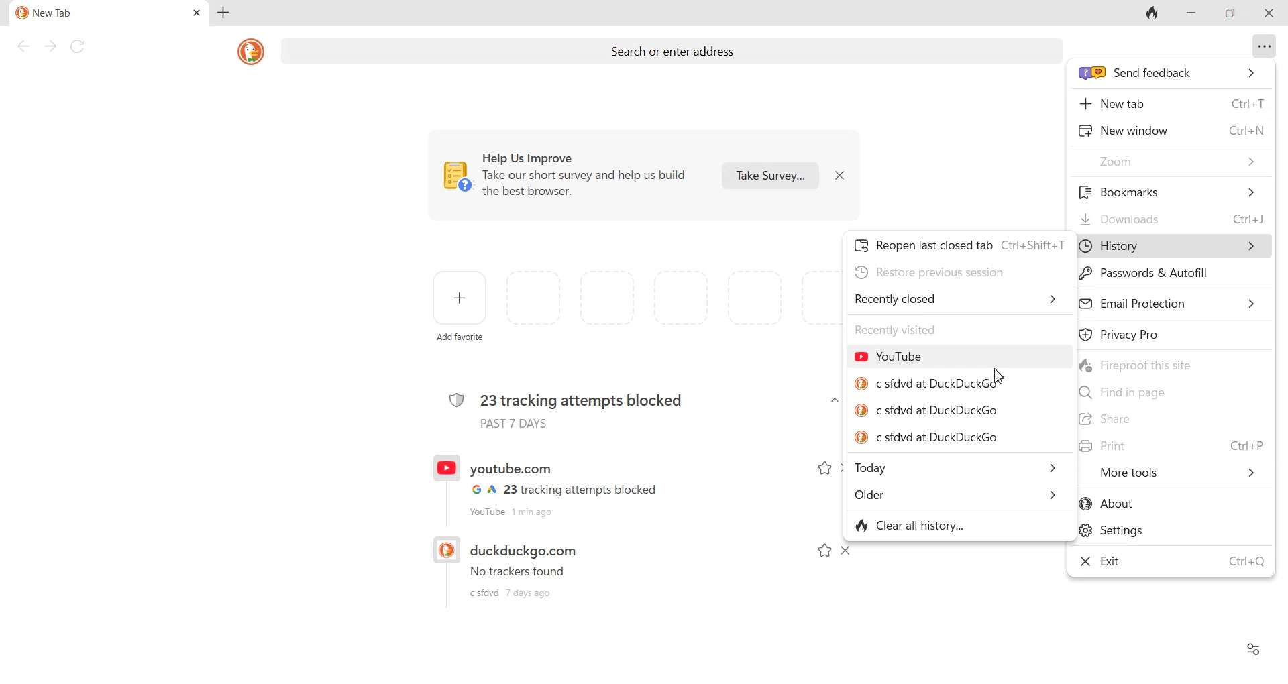 The width and height of the screenshot is (1288, 684). What do you see at coordinates (88, 13) in the screenshot?
I see `Current tab` at bounding box center [88, 13].